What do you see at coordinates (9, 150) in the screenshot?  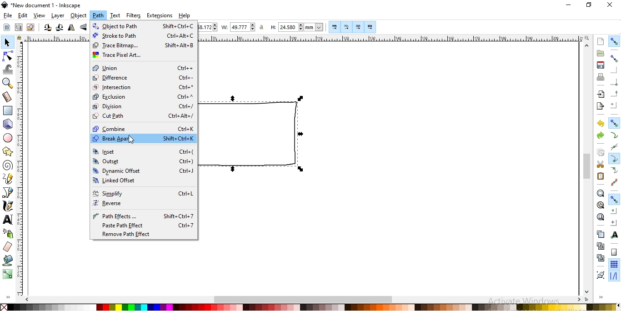 I see `create stars and polygons` at bounding box center [9, 150].